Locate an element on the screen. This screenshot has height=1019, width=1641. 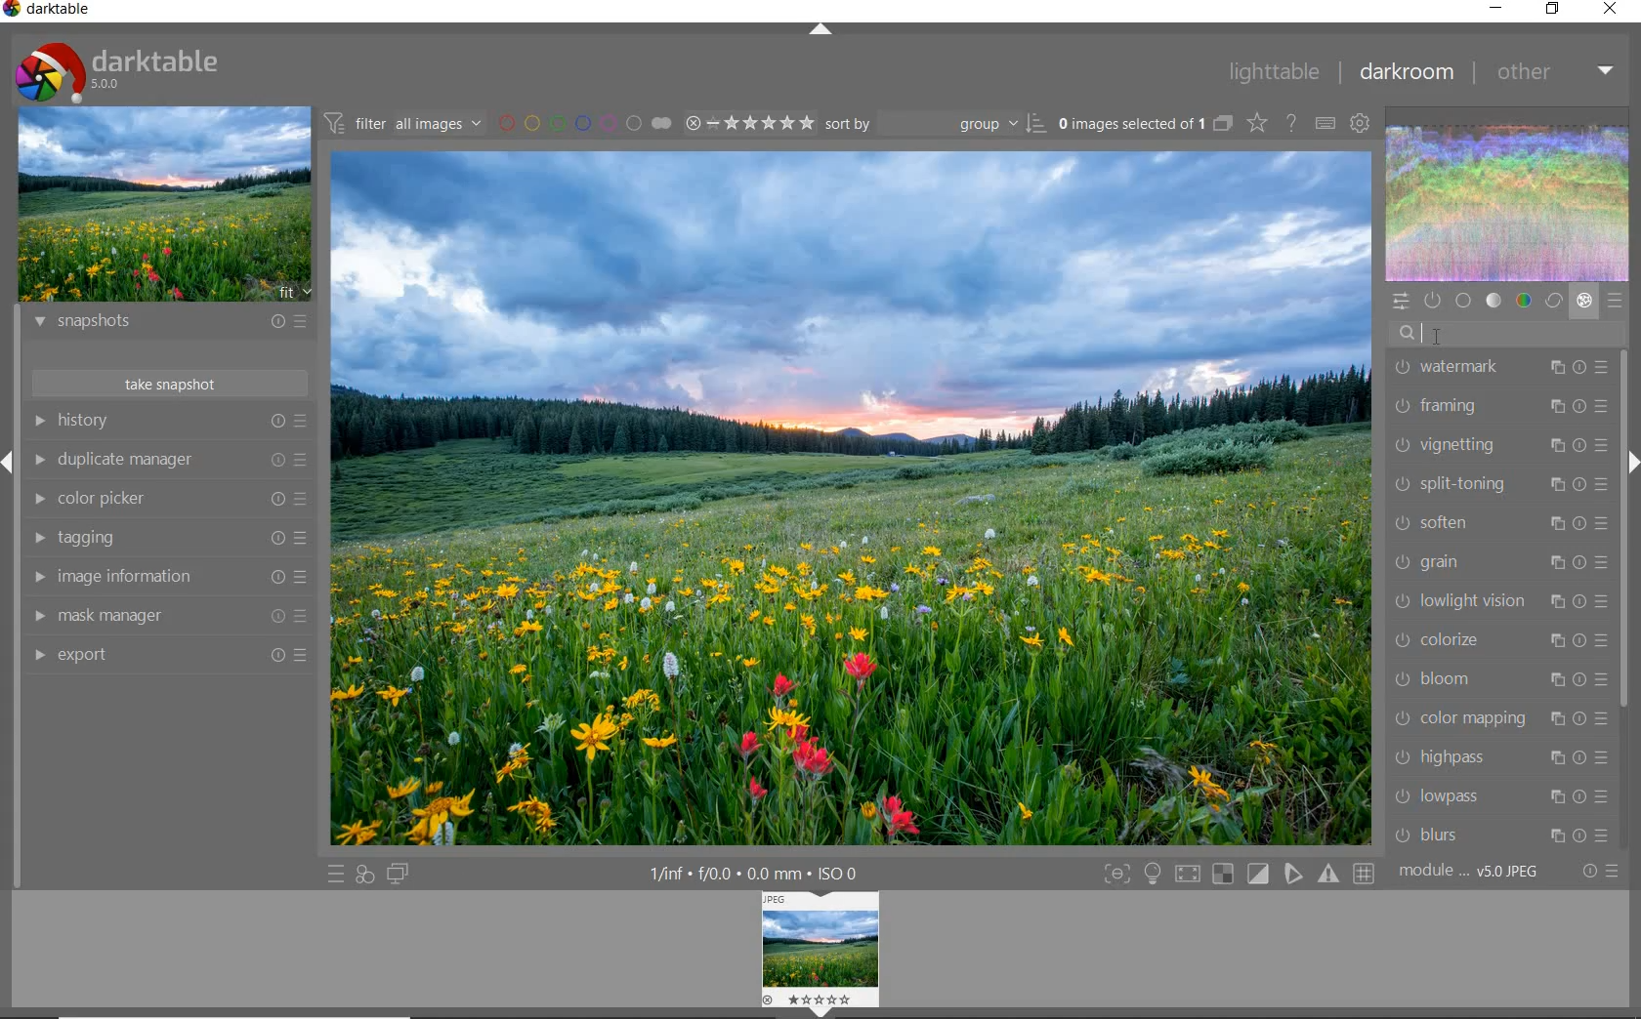
split-toning is located at coordinates (1498, 485).